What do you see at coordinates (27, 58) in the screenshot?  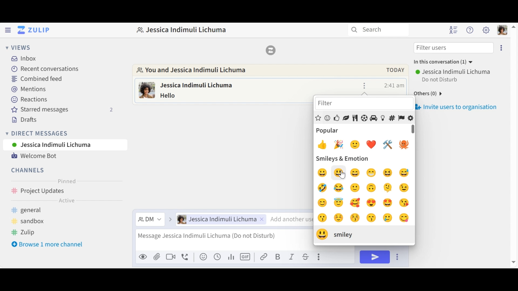 I see `Inbox` at bounding box center [27, 58].